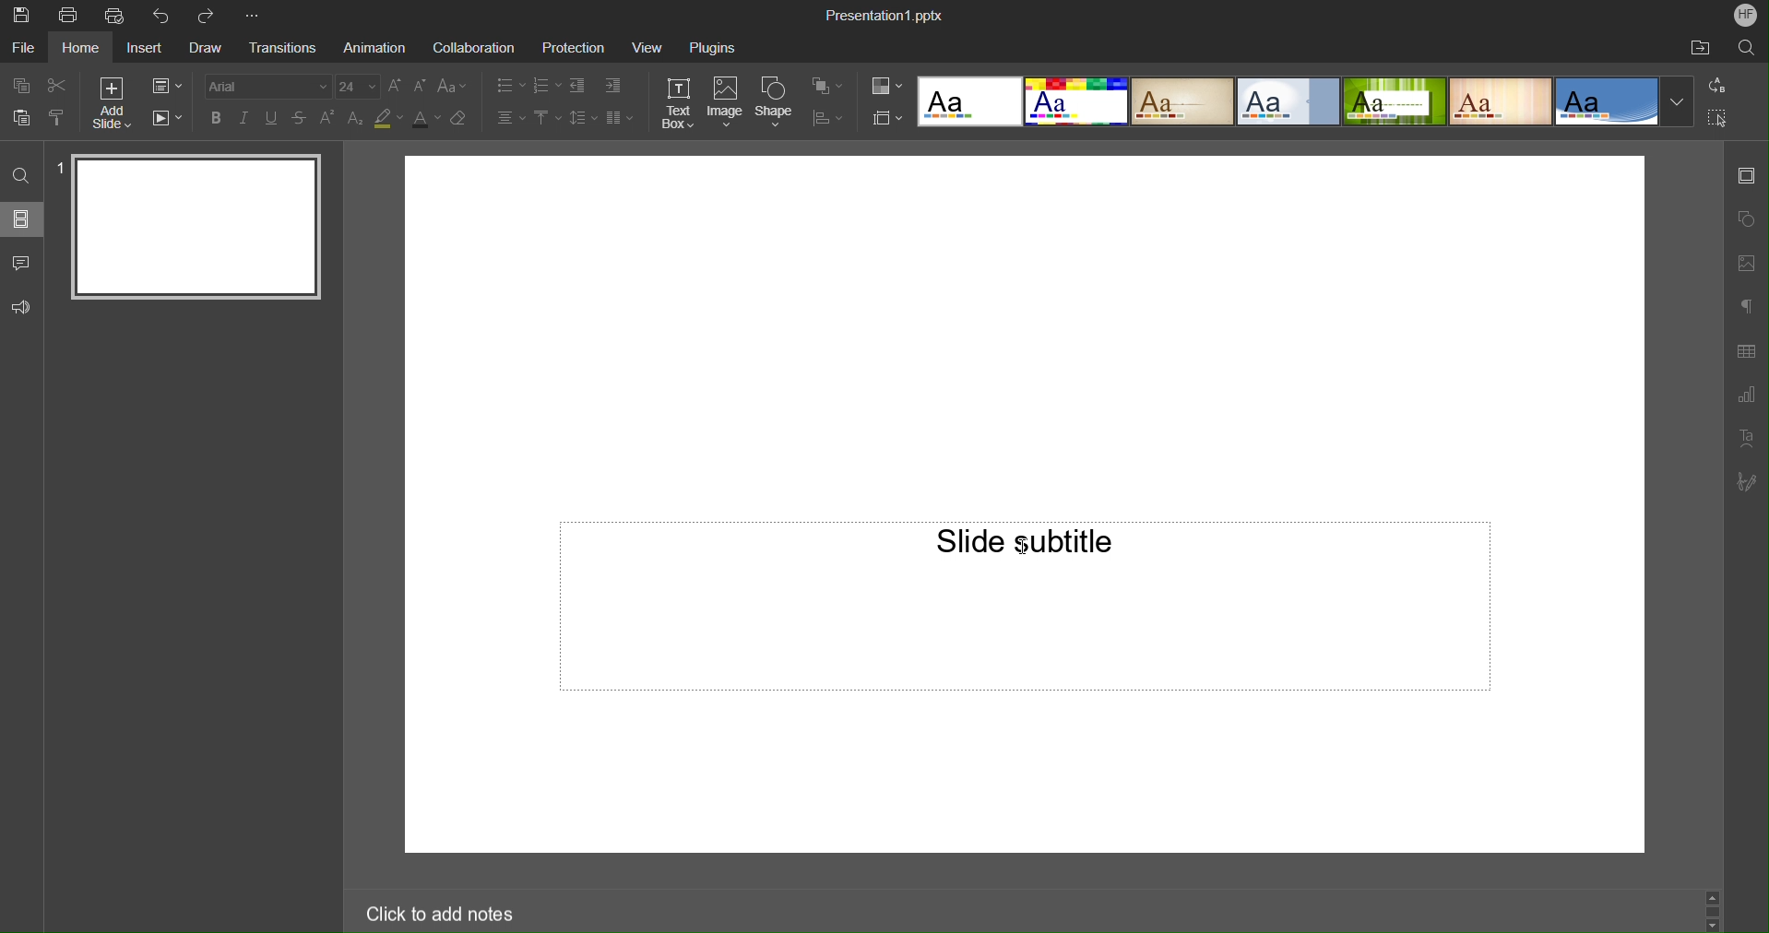  Describe the element at coordinates (829, 118) in the screenshot. I see `Distribute` at that location.